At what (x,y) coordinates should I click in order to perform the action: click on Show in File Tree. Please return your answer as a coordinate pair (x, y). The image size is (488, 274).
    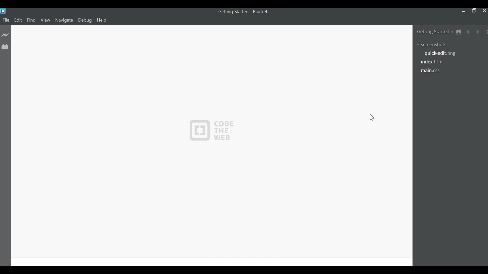
    Looking at the image, I should click on (460, 32).